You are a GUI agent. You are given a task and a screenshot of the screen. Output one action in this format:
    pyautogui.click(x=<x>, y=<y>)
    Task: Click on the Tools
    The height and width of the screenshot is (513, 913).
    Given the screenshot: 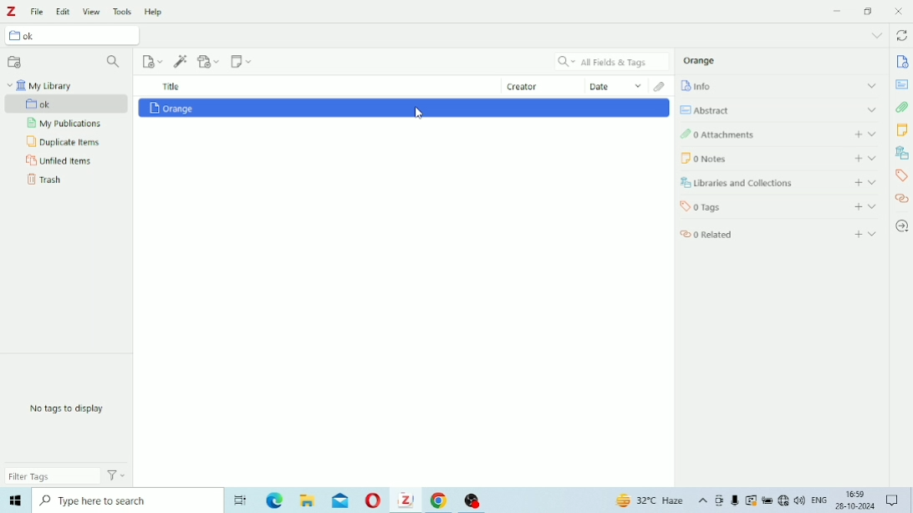 What is the action you would take?
    pyautogui.click(x=123, y=11)
    